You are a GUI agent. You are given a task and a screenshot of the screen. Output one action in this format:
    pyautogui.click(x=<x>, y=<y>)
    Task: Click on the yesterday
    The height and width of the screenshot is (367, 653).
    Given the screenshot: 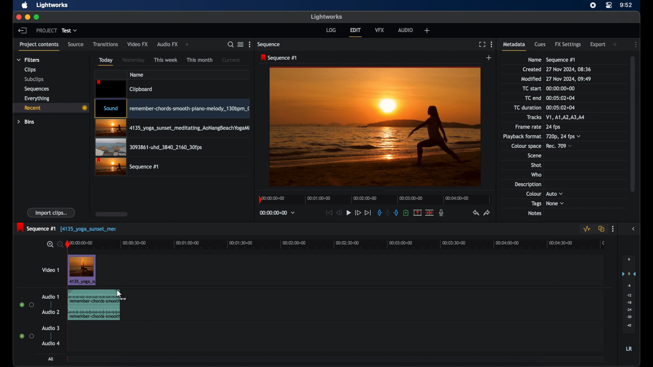 What is the action you would take?
    pyautogui.click(x=133, y=60)
    